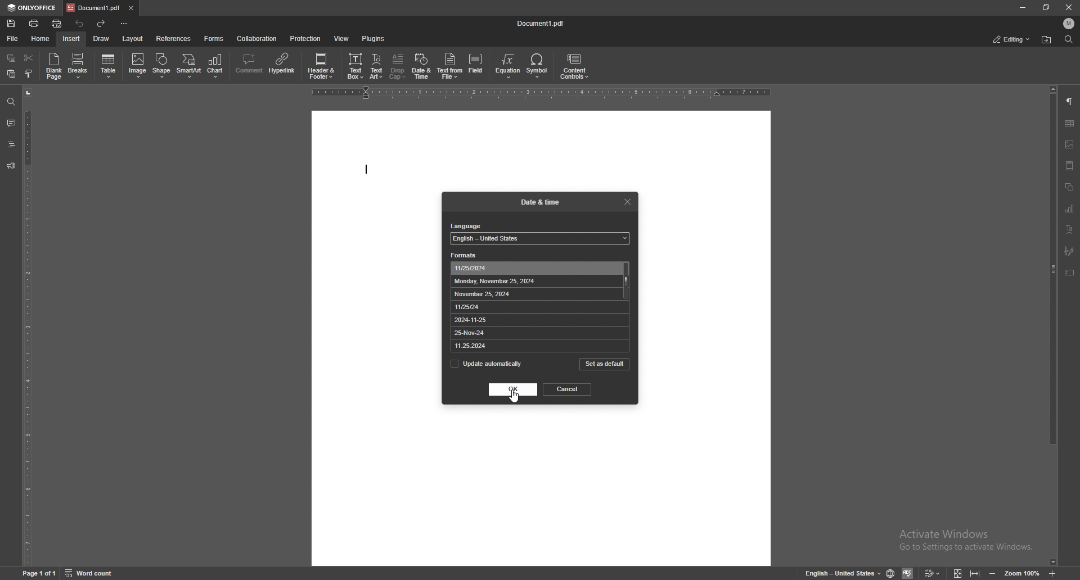 The image size is (1080, 580). I want to click on hyperlink, so click(282, 64).